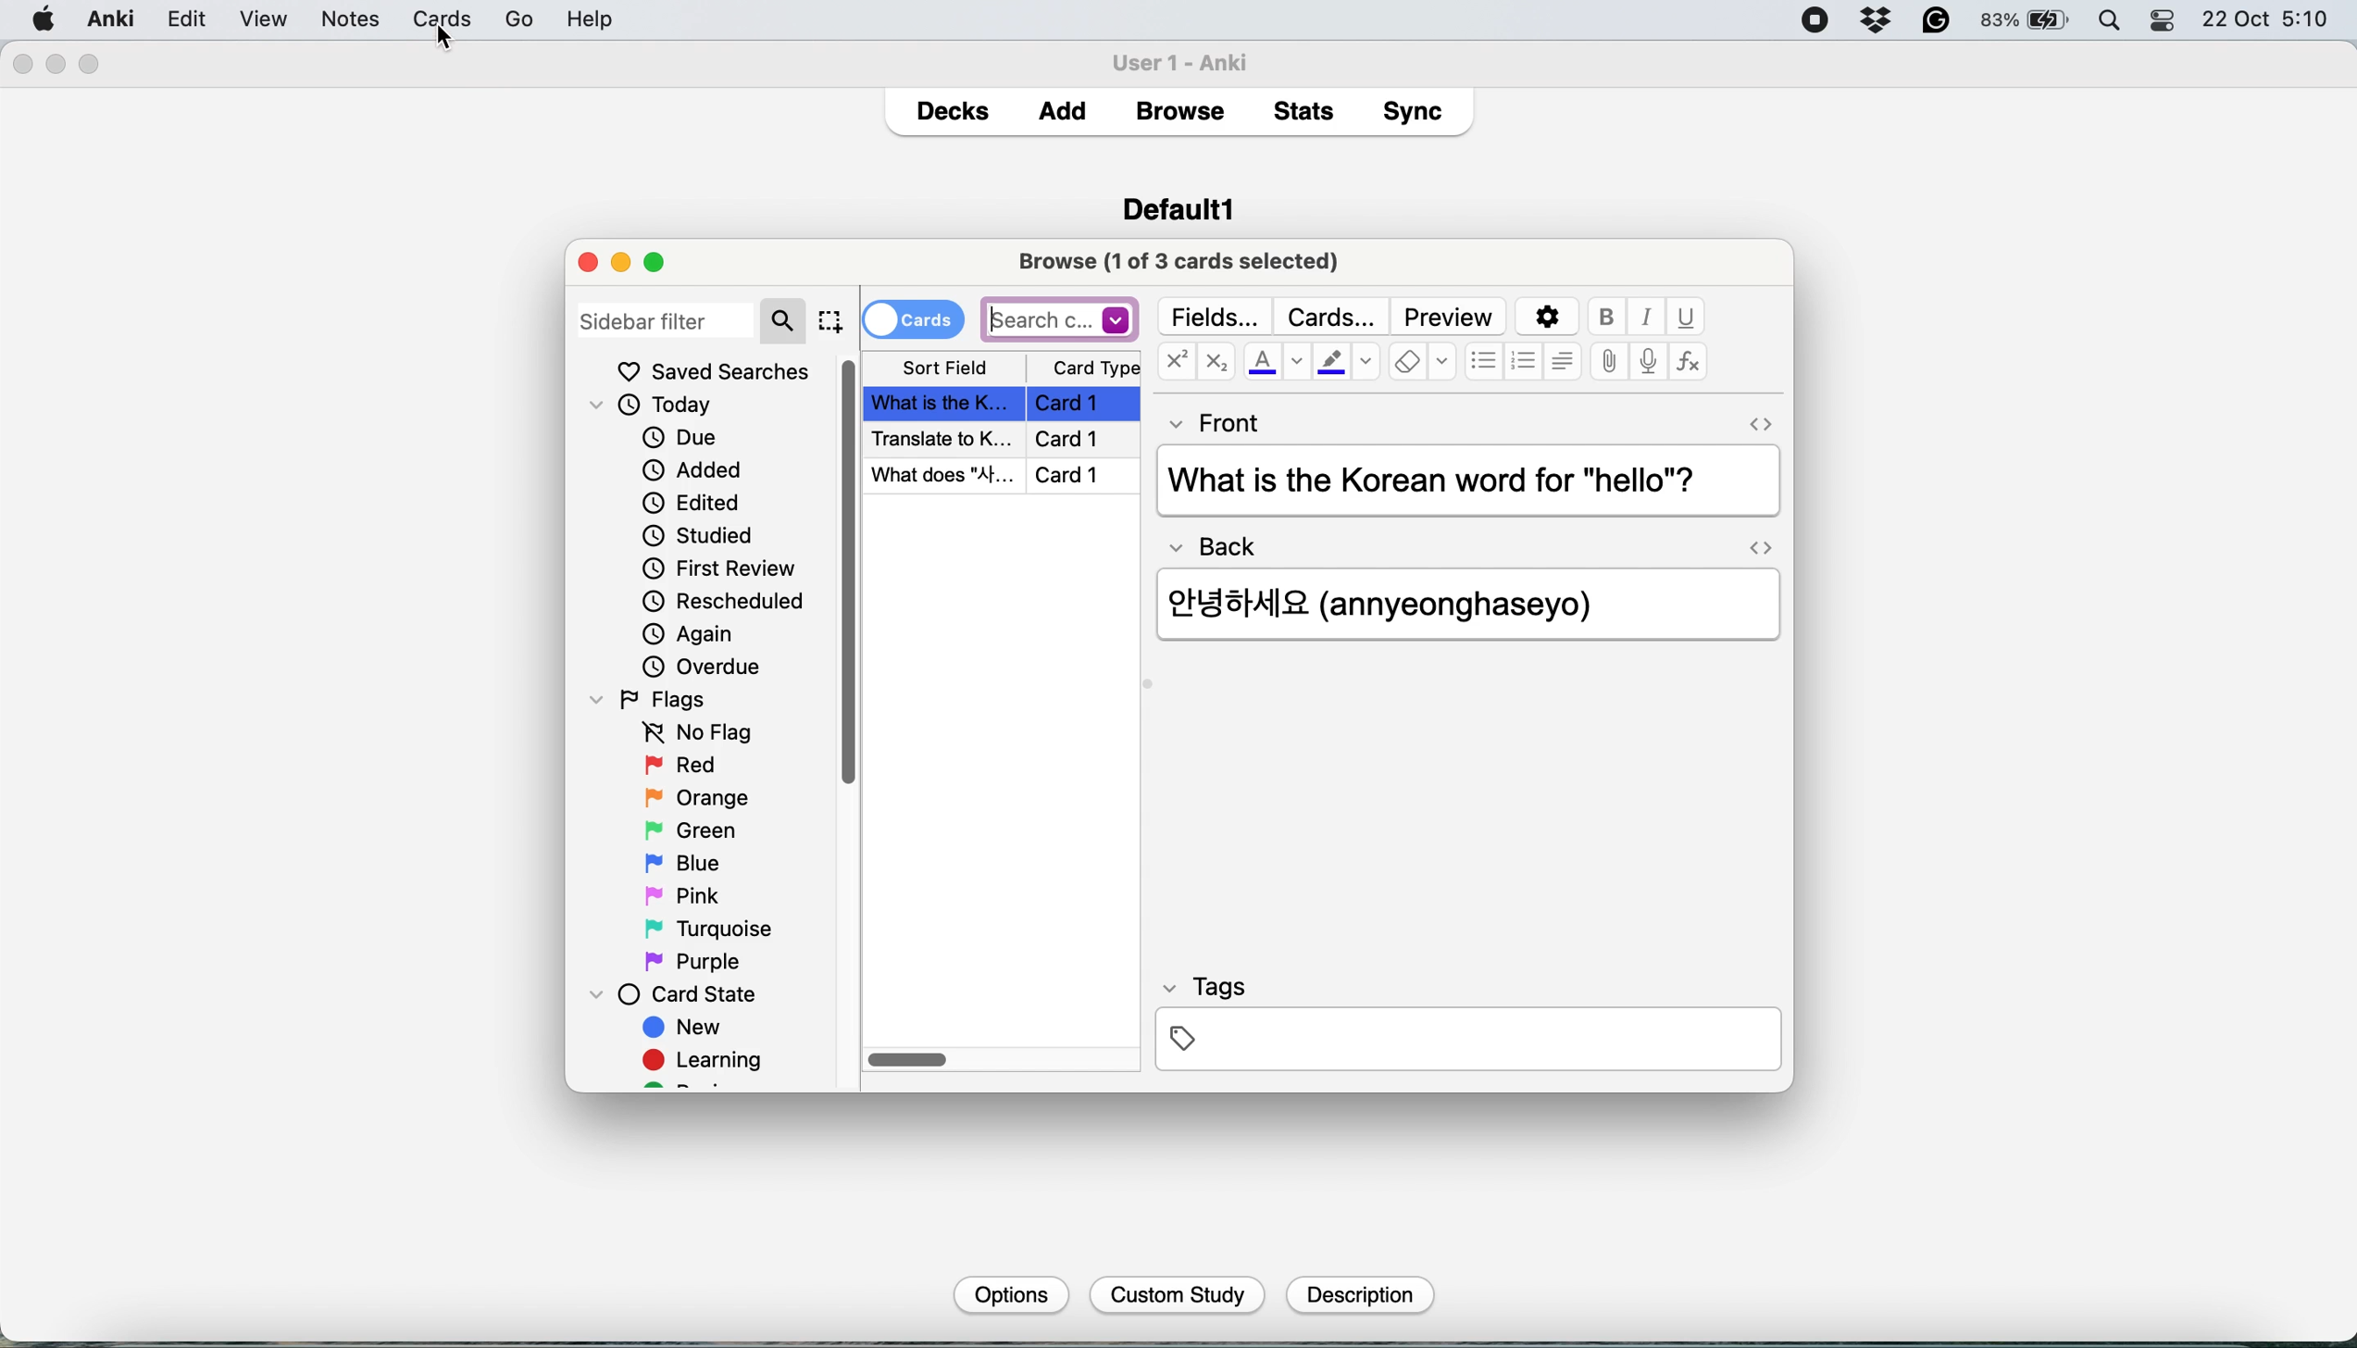 Image resolution: width=2357 pixels, height=1348 pixels. I want to click on overdue, so click(699, 667).